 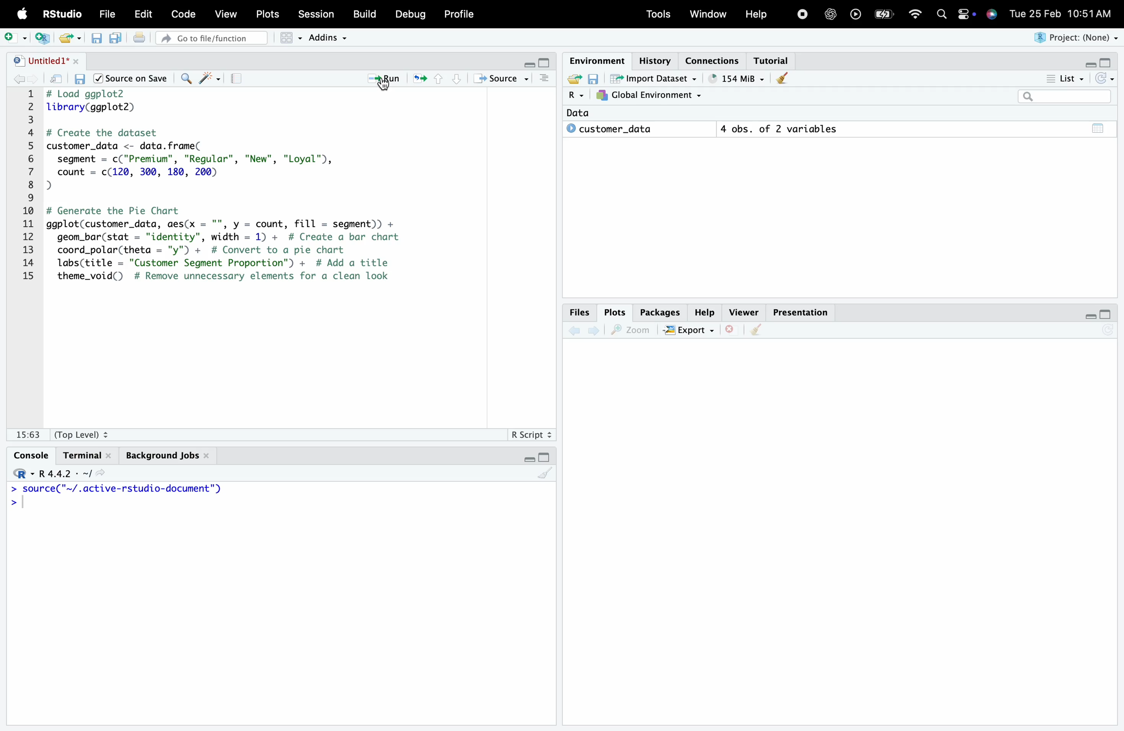 I want to click on total, so click(x=1094, y=127).